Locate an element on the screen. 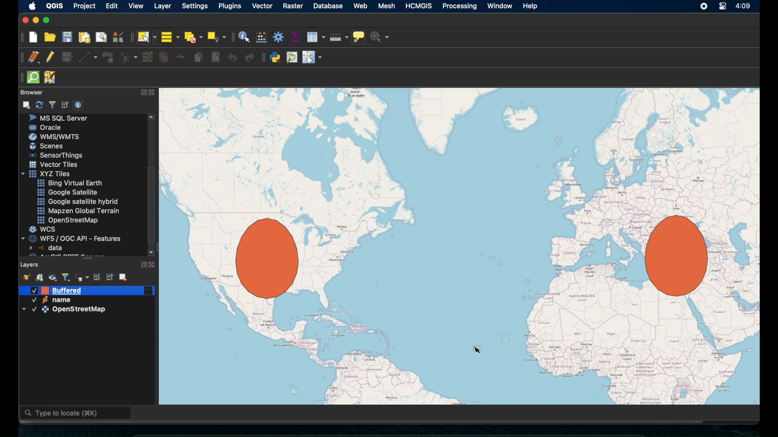 The height and width of the screenshot is (437, 778). plugins toolbar is located at coordinates (262, 57).